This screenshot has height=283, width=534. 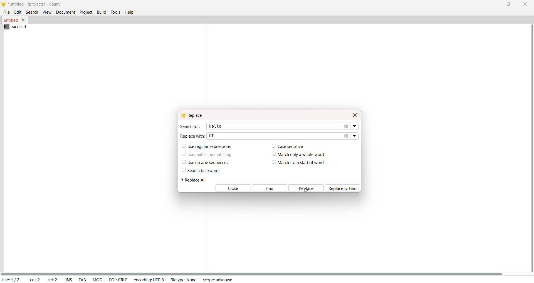 I want to click on *untitled-[projects]-Geany, so click(x=40, y=4).